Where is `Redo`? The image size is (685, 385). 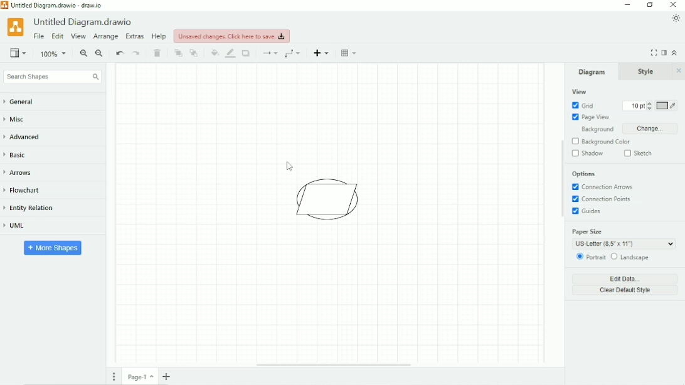 Redo is located at coordinates (137, 53).